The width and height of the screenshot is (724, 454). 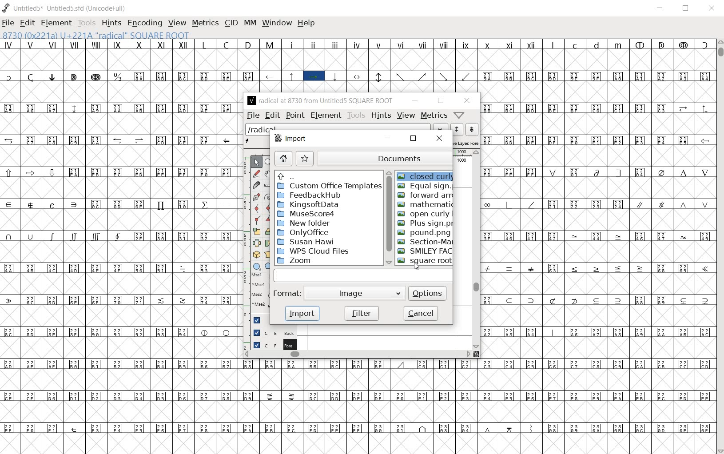 What do you see at coordinates (144, 24) in the screenshot?
I see `ENCODING` at bounding box center [144, 24].